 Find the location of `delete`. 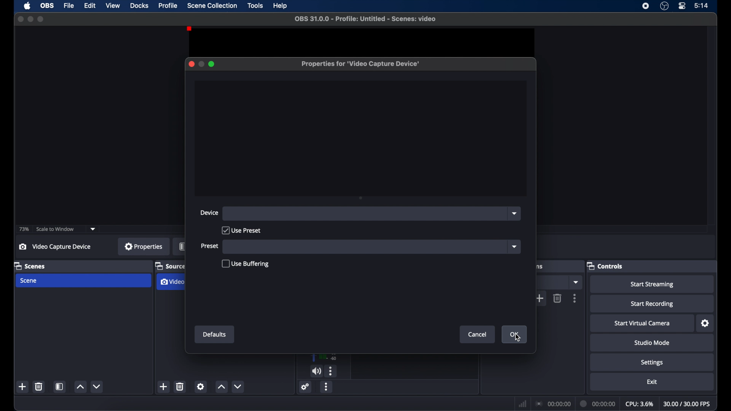

delete is located at coordinates (180, 386).